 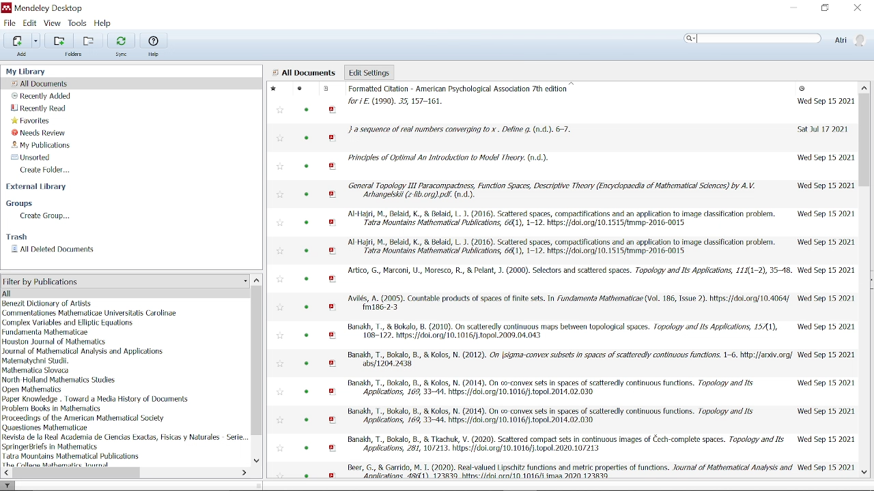 What do you see at coordinates (280, 391) in the screenshot?
I see `favourite` at bounding box center [280, 391].